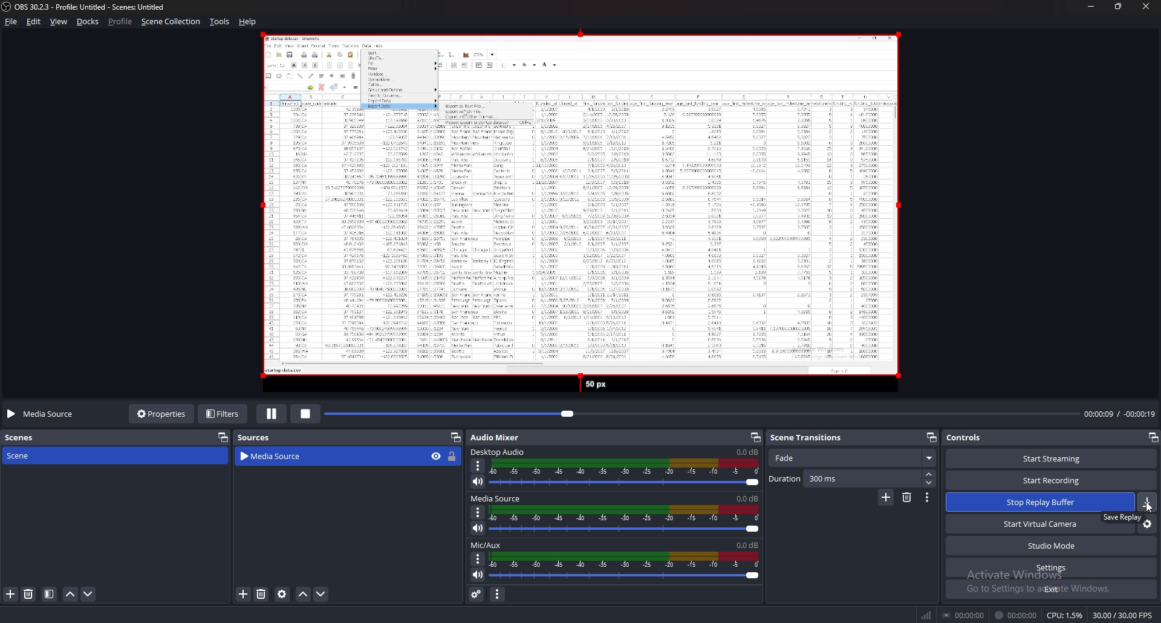  Describe the element at coordinates (284, 594) in the screenshot. I see `open source properties` at that location.